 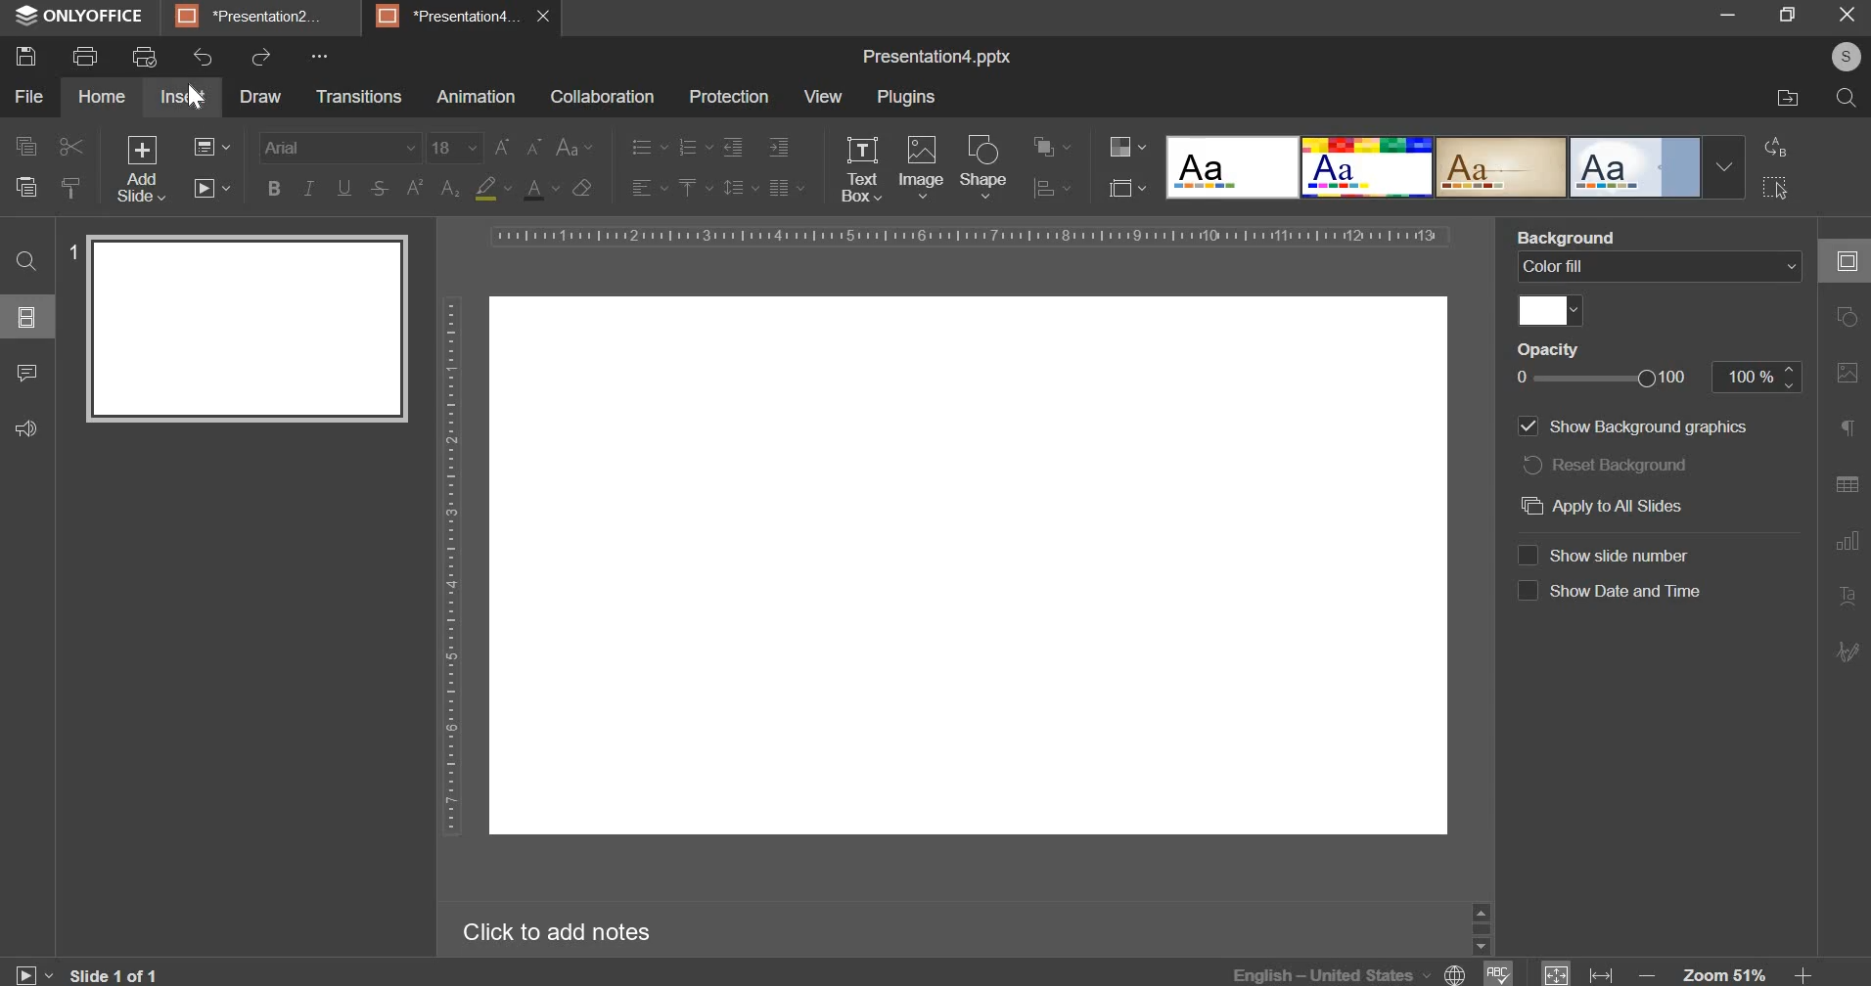 I want to click on collaboration, so click(x=603, y=97).